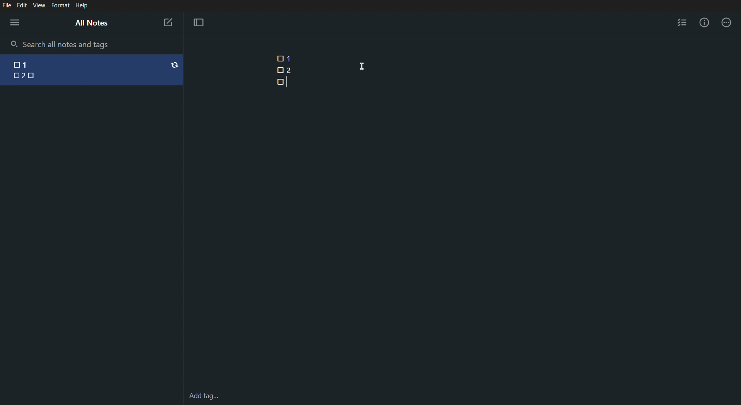 The image size is (741, 405). What do you see at coordinates (289, 70) in the screenshot?
I see `2` at bounding box center [289, 70].